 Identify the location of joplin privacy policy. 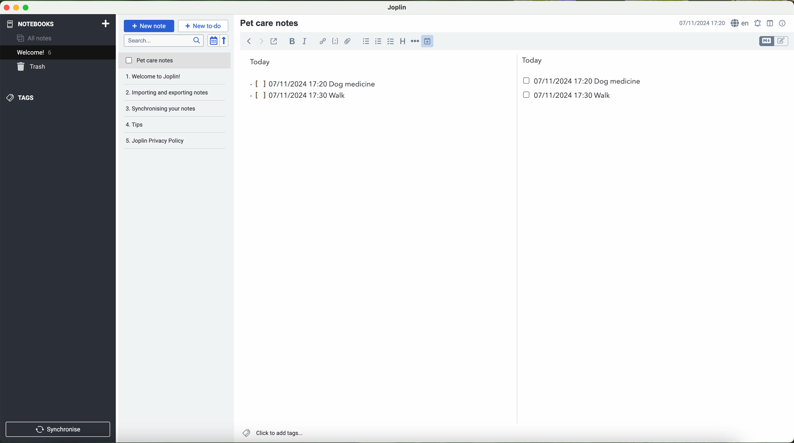
(171, 141).